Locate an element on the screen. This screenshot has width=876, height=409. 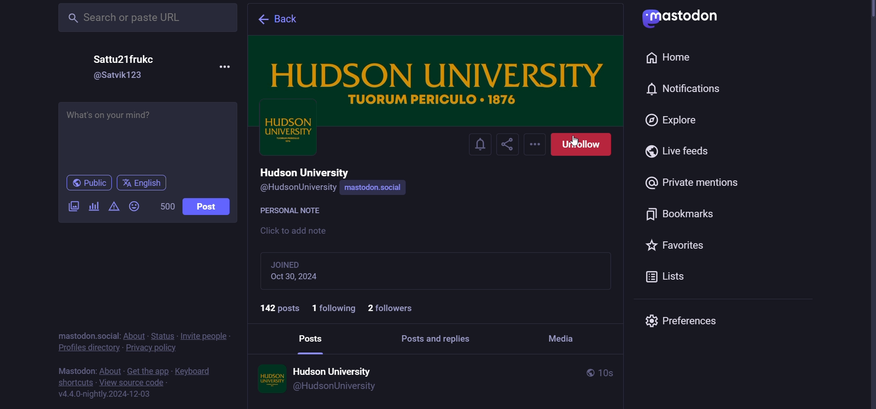
get the app is located at coordinates (148, 371).